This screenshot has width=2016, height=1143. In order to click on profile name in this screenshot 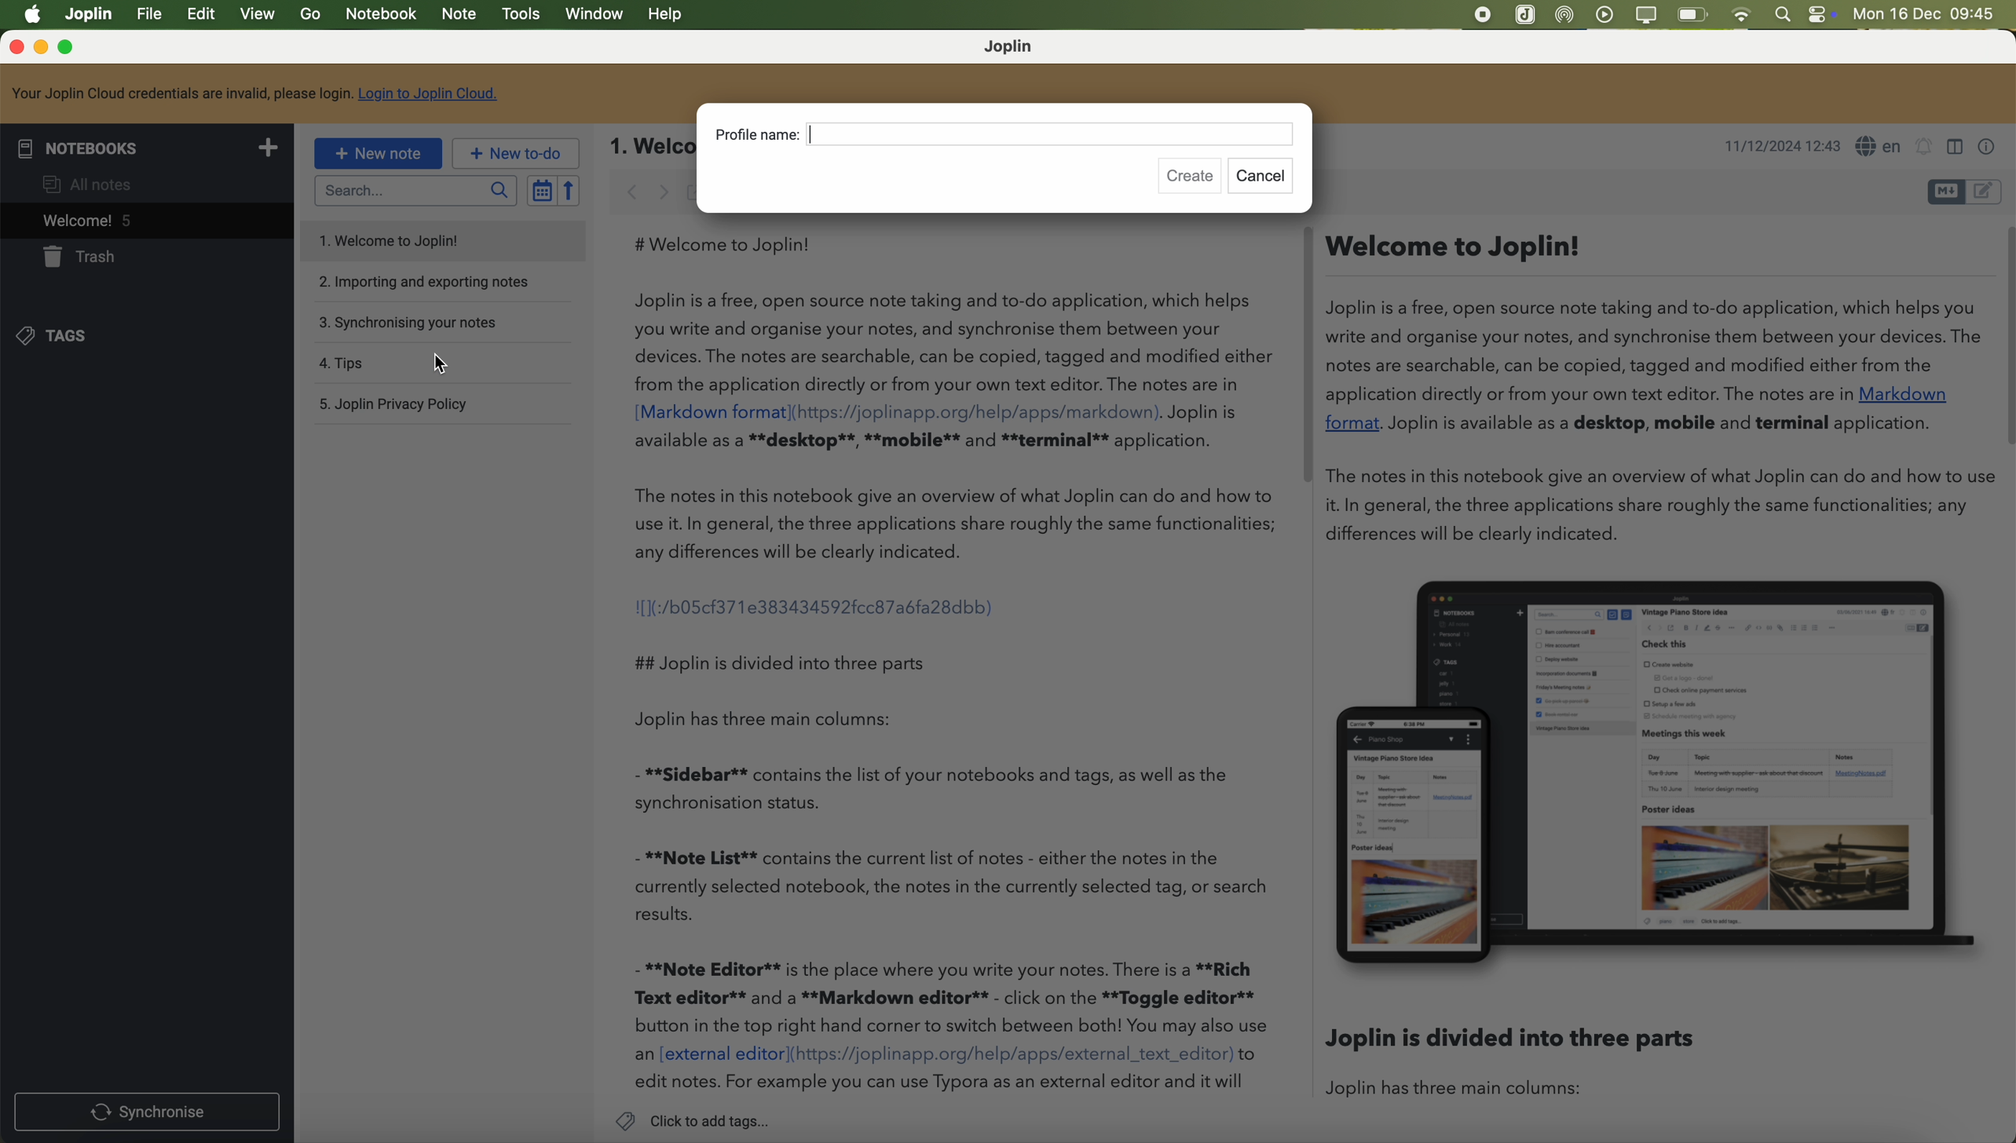, I will do `click(1007, 137)`.